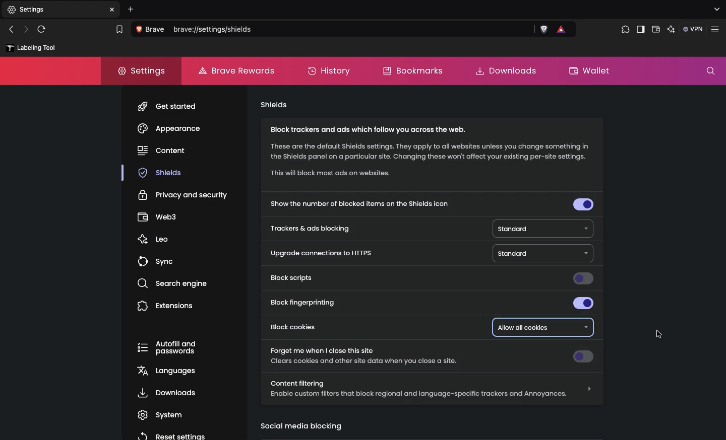  What do you see at coordinates (30, 47) in the screenshot?
I see `labelling tool` at bounding box center [30, 47].